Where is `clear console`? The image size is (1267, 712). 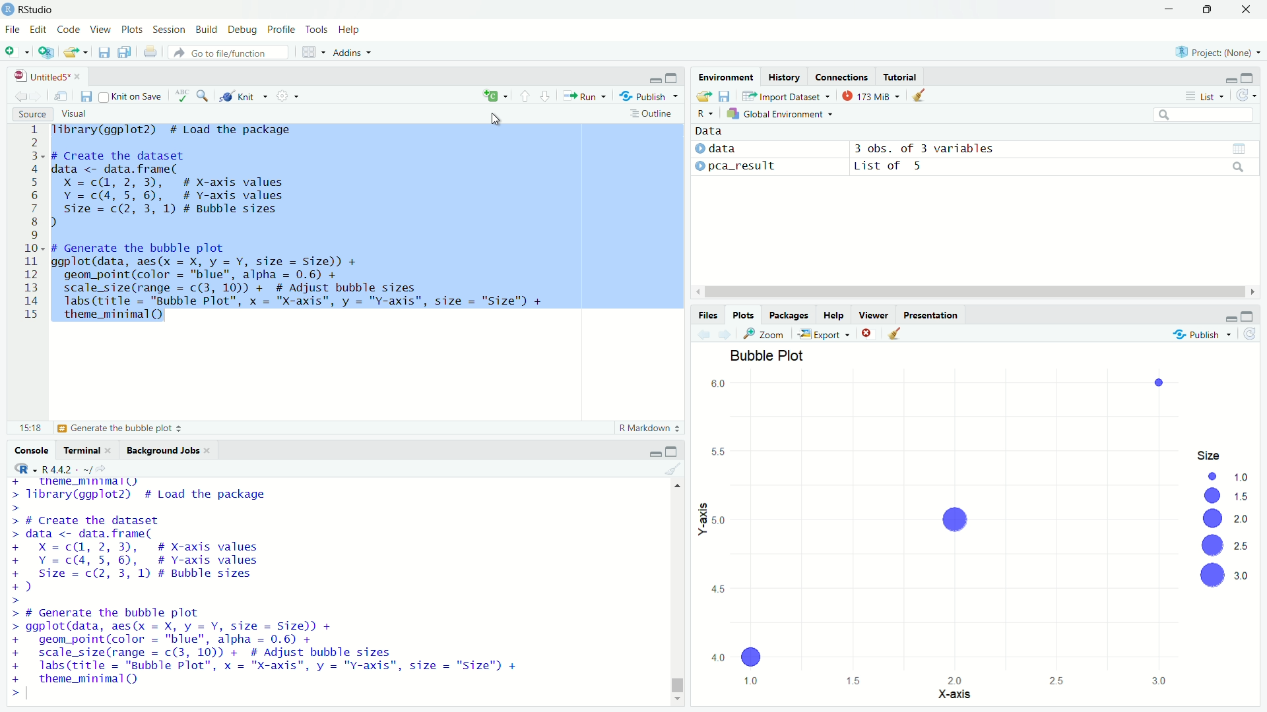 clear console is located at coordinates (674, 468).